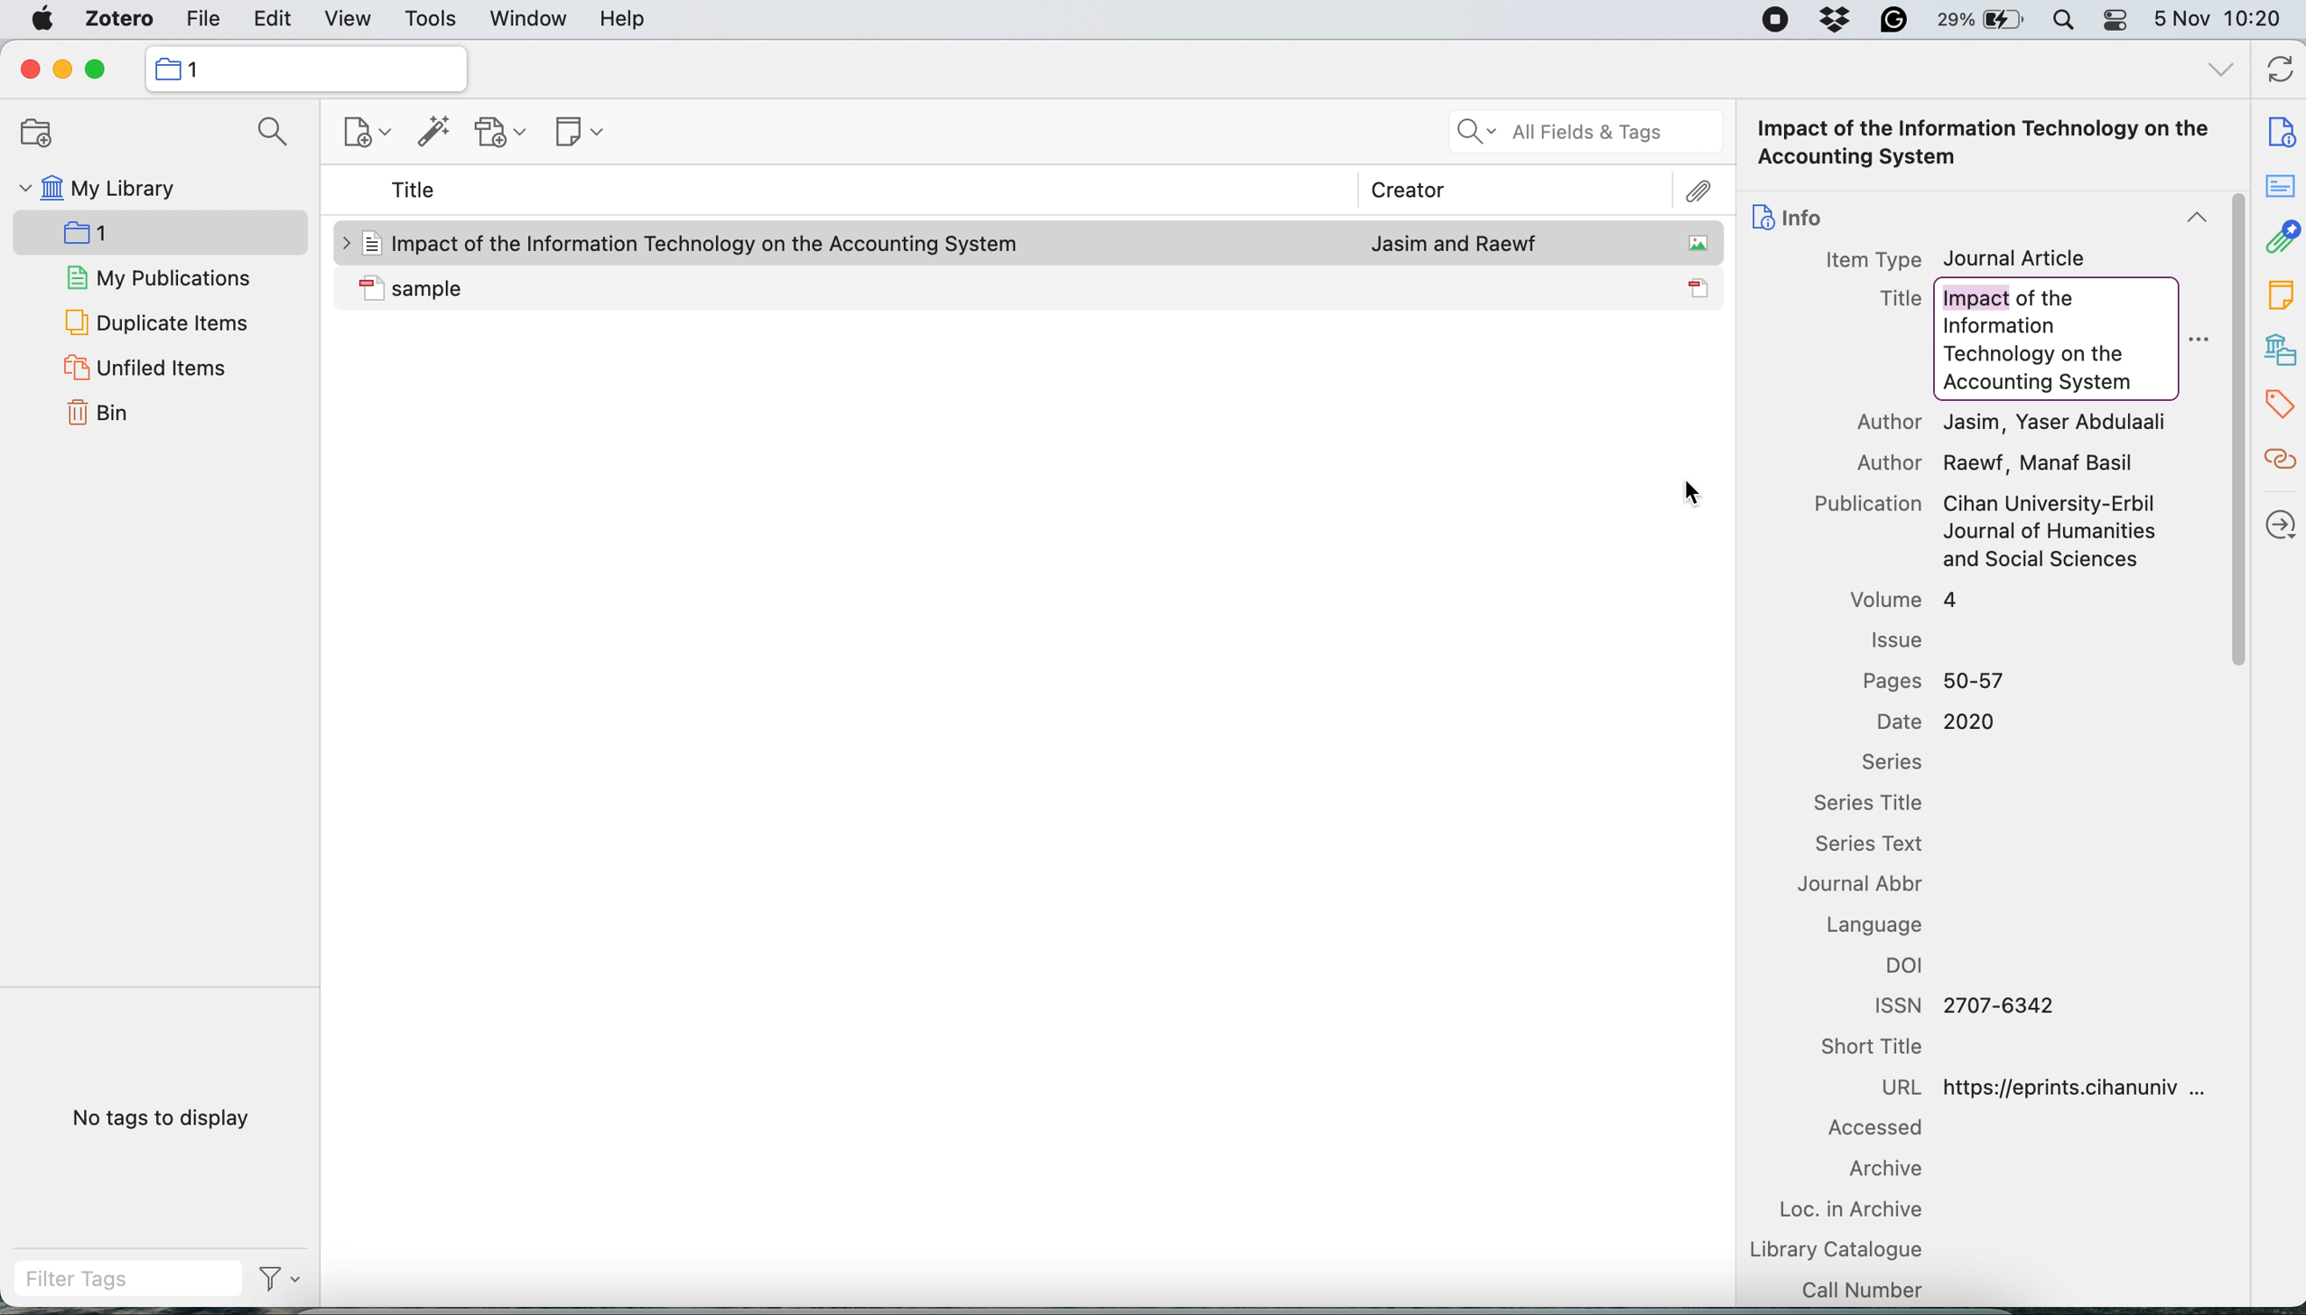  Describe the element at coordinates (166, 69) in the screenshot. I see `icon` at that location.